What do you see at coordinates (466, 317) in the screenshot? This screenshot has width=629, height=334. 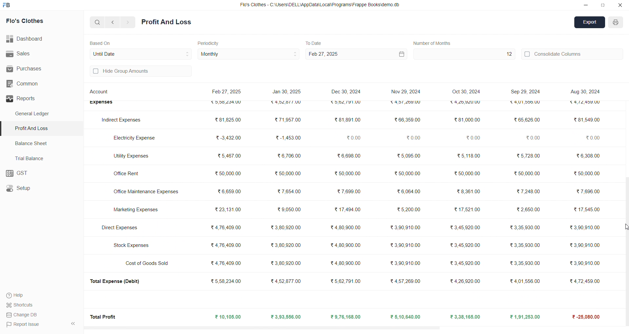 I see `₹3,38,165.00` at bounding box center [466, 317].